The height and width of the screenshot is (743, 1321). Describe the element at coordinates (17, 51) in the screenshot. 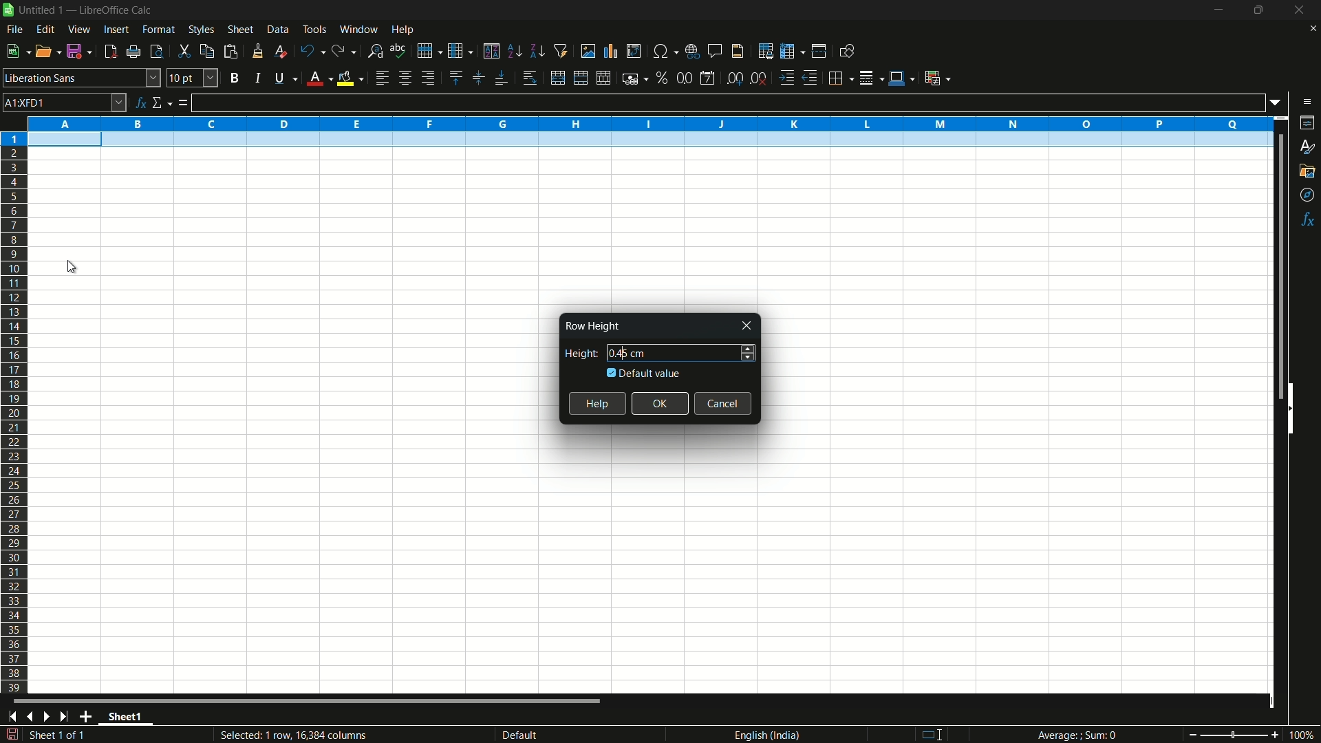

I see `new file` at that location.